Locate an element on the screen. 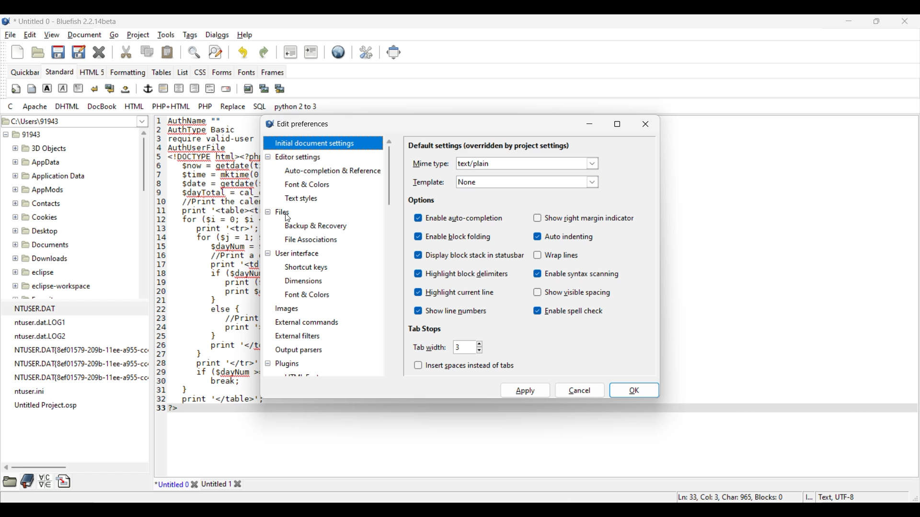  Apply is located at coordinates (525, 390).